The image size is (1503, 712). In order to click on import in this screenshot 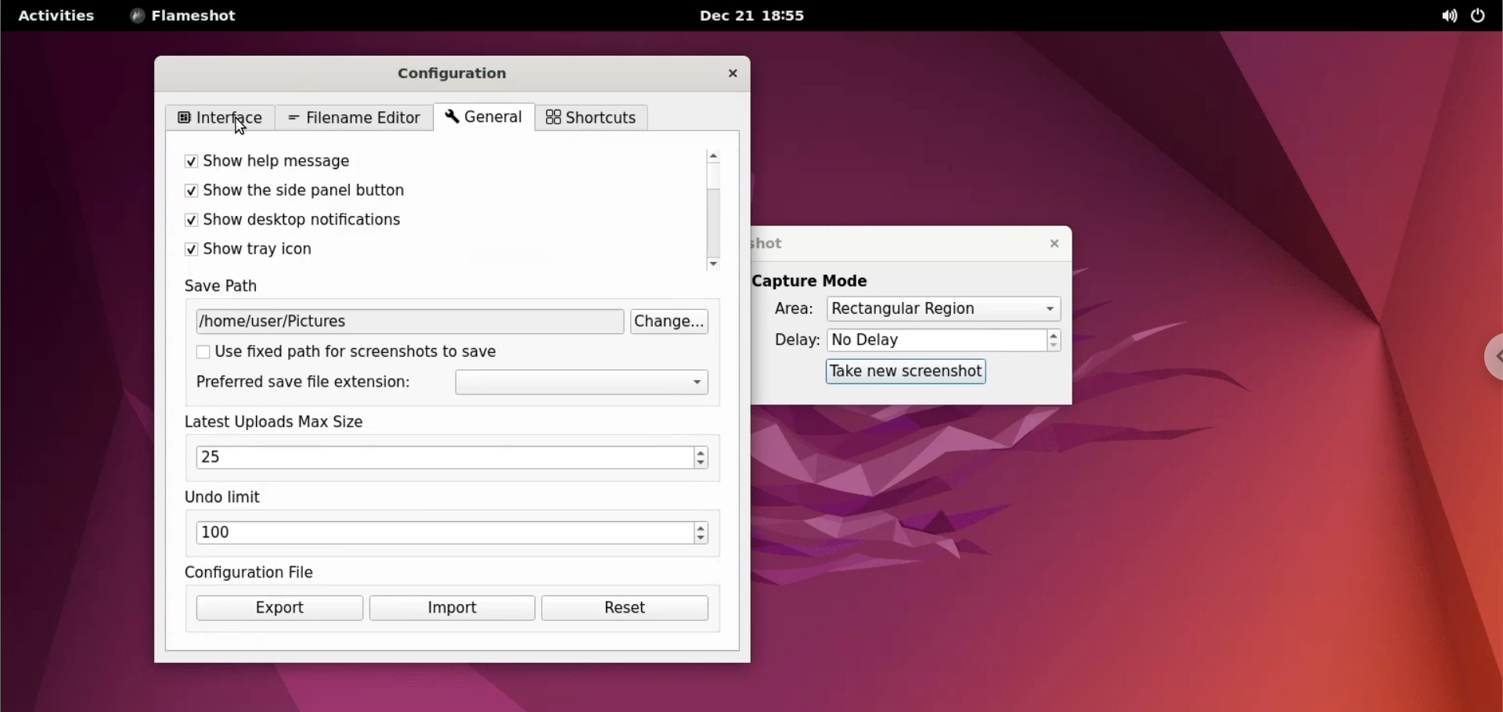, I will do `click(450, 610)`.